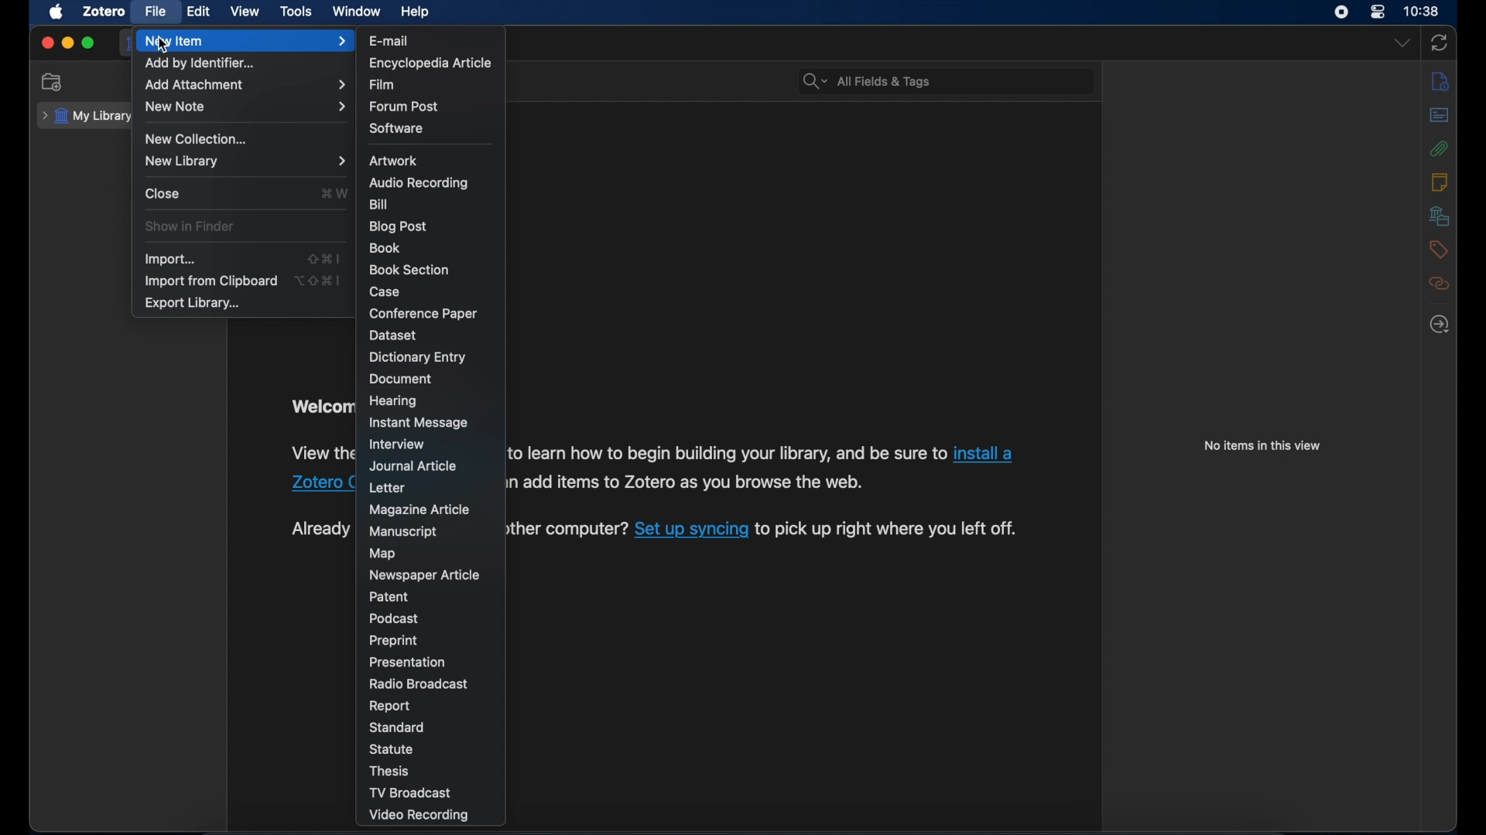 This screenshot has height=835, width=1486. I want to click on podcast, so click(394, 619).